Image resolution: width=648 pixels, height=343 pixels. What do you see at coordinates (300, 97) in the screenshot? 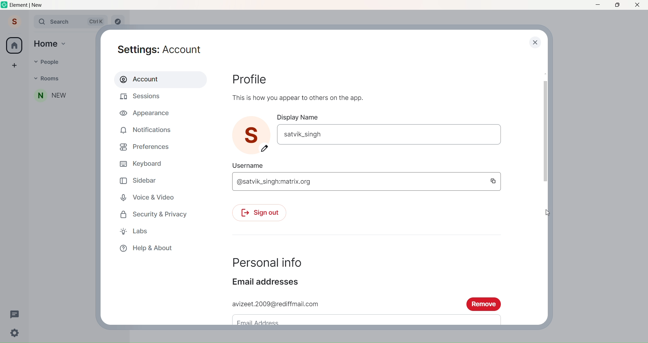
I see `Text` at bounding box center [300, 97].